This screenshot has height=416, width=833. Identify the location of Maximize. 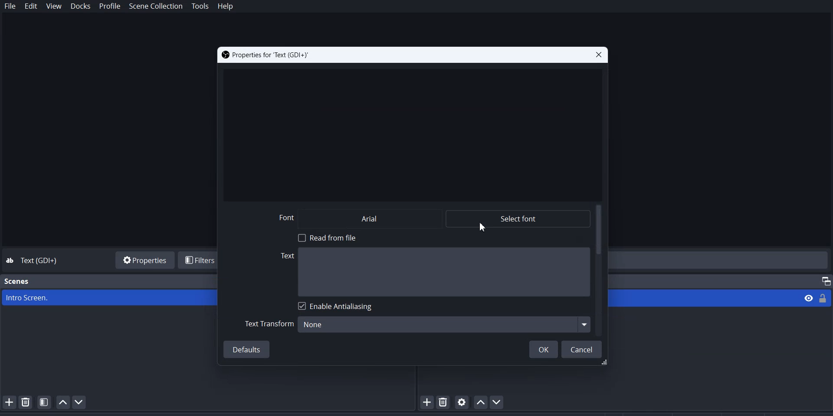
(823, 278).